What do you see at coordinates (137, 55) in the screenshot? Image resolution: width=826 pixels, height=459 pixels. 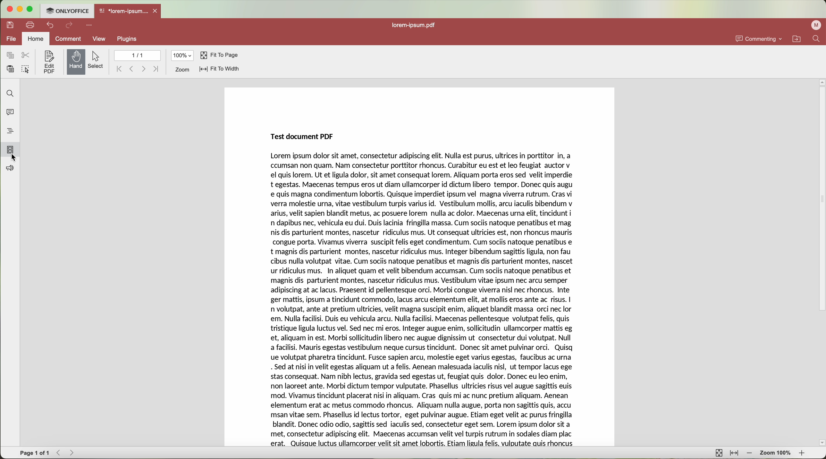 I see `1/1` at bounding box center [137, 55].